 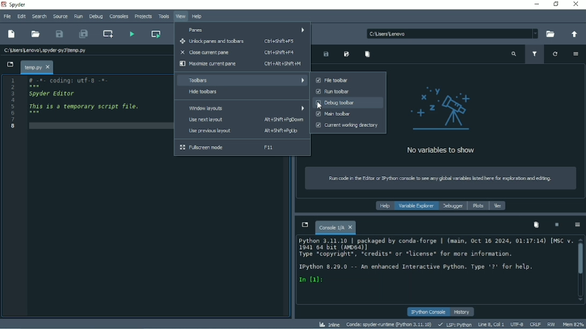 I want to click on Location, so click(x=451, y=33).